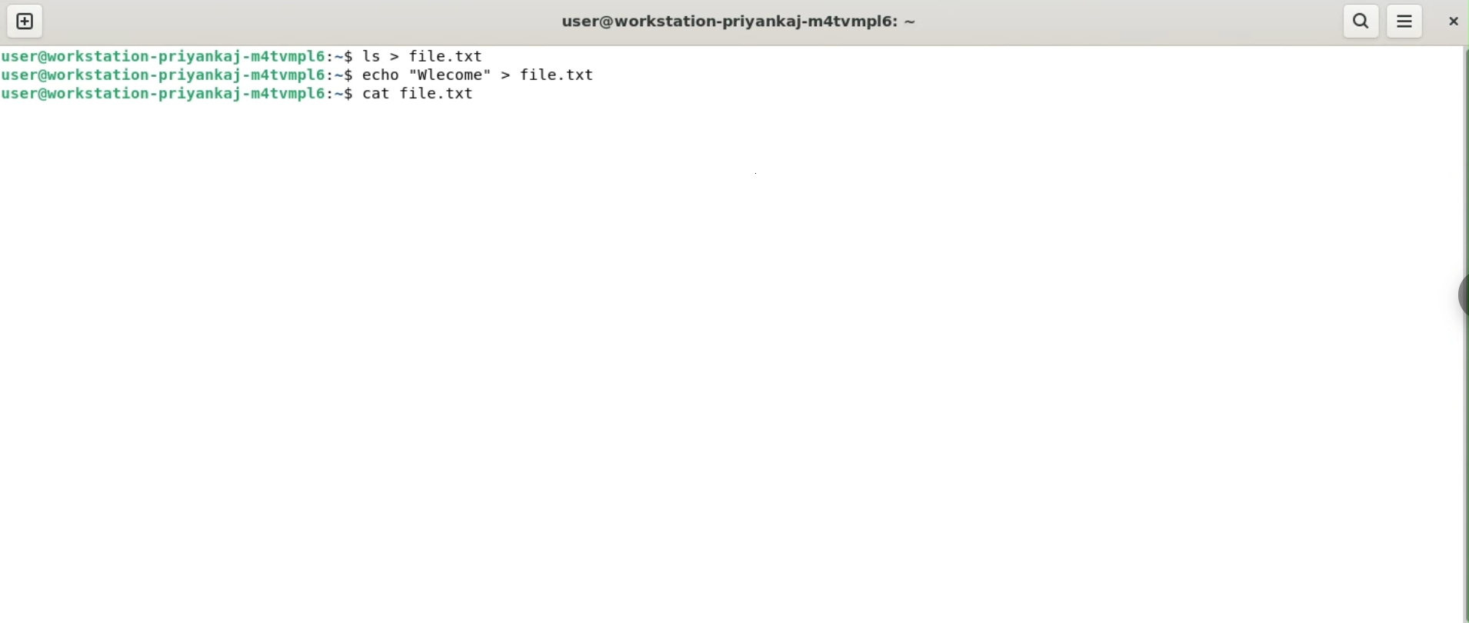 The image size is (1469, 623). Describe the element at coordinates (26, 21) in the screenshot. I see `new tab` at that location.